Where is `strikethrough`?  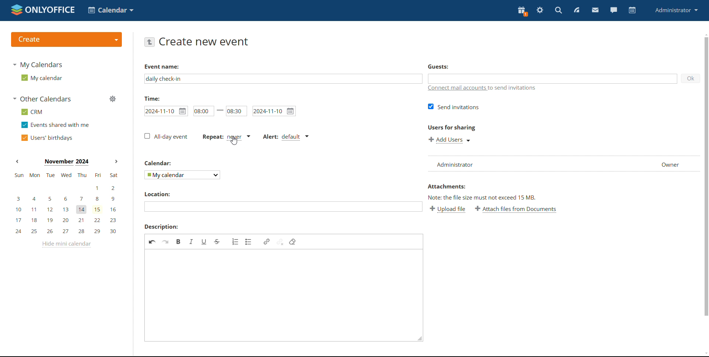 strikethrough is located at coordinates (217, 241).